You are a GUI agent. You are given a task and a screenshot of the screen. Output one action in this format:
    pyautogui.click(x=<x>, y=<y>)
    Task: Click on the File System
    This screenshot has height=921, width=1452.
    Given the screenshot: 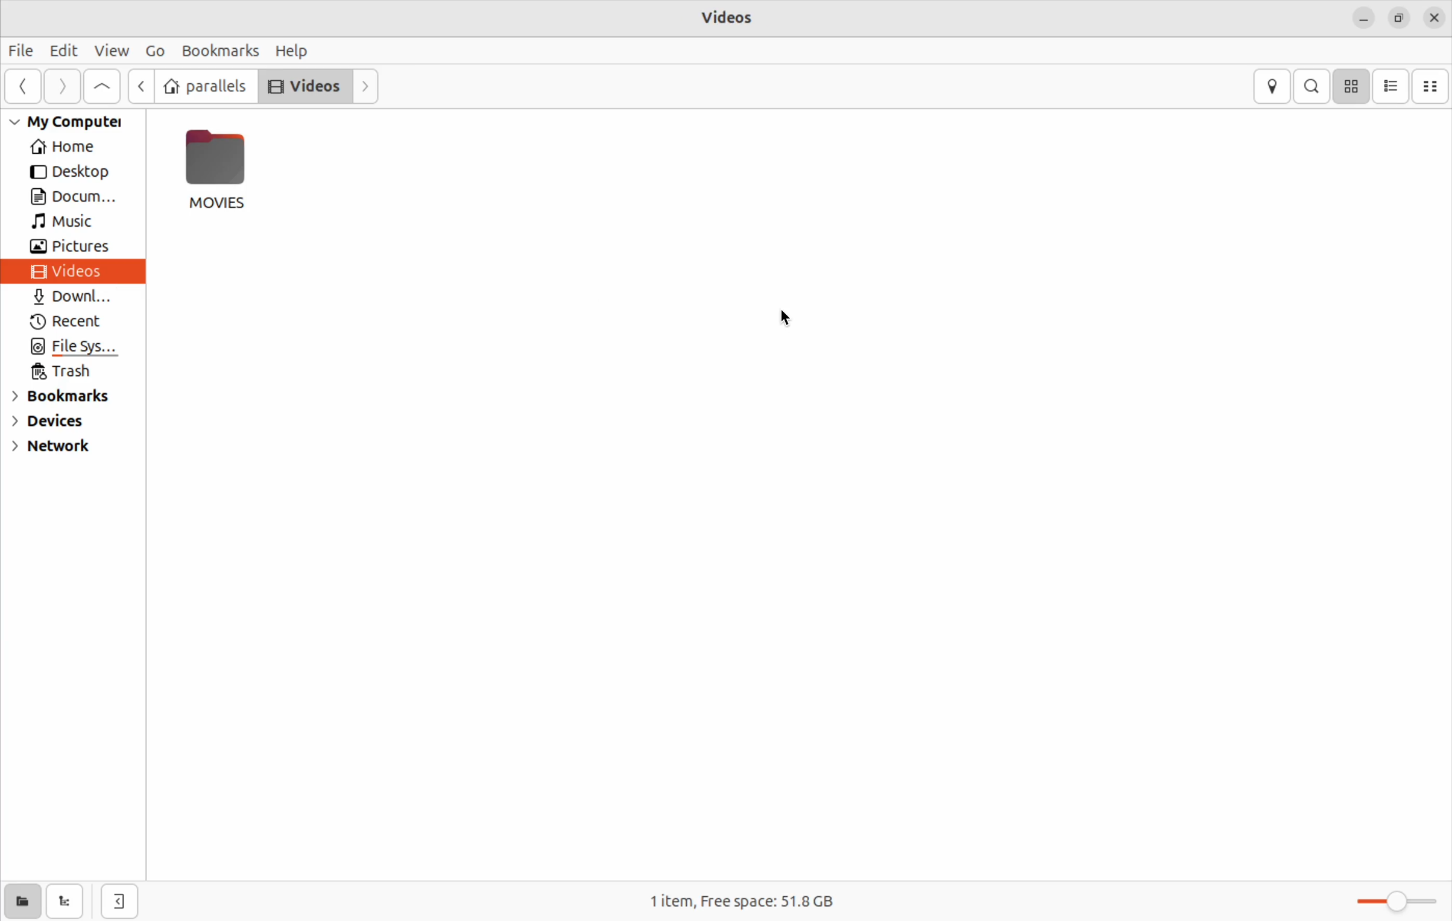 What is the action you would take?
    pyautogui.click(x=75, y=349)
    